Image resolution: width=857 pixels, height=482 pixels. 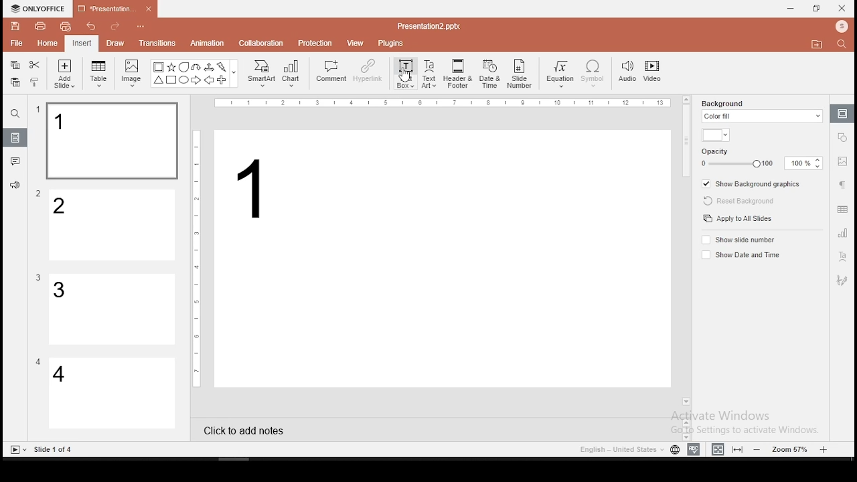 I want to click on symbol, so click(x=593, y=74).